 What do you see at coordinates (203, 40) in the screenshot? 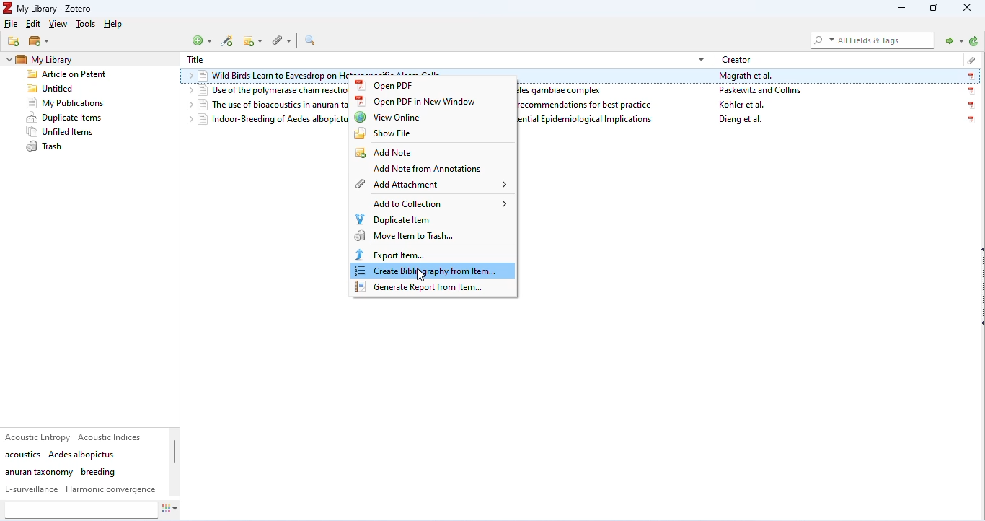
I see `new item` at bounding box center [203, 40].